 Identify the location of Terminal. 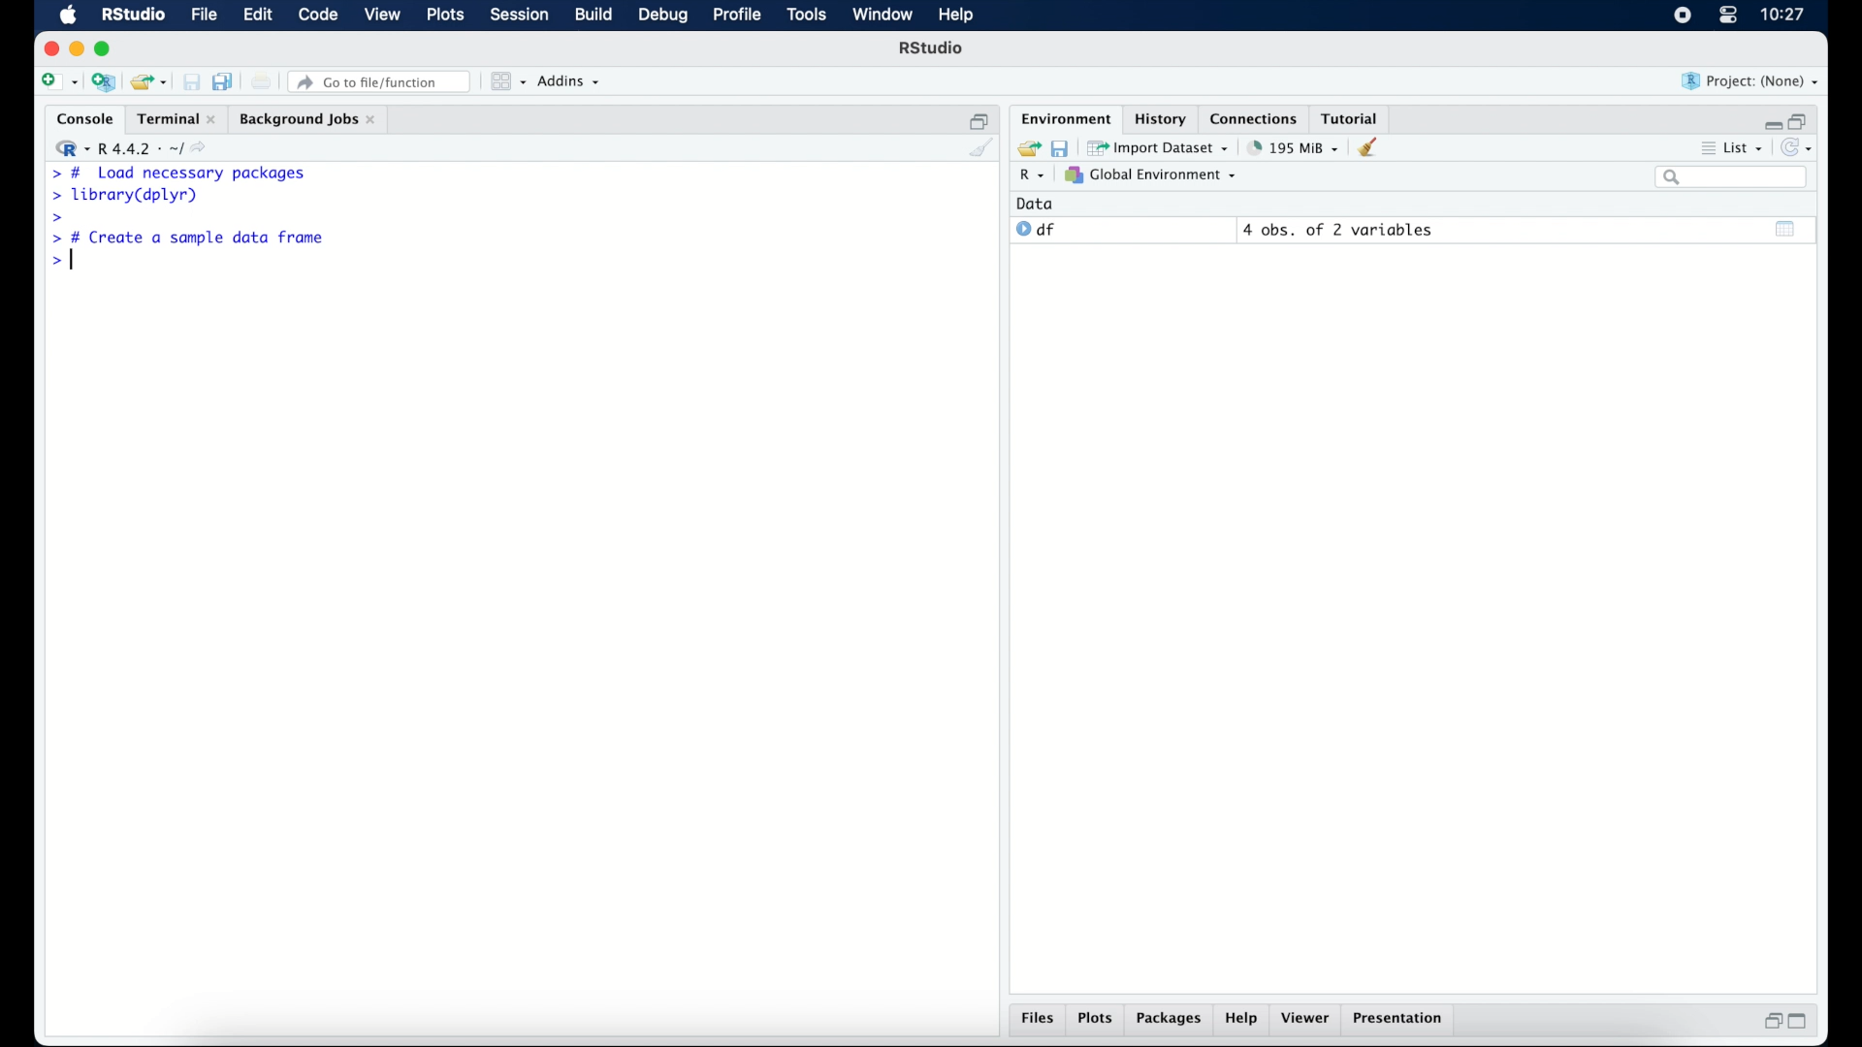
(171, 118).